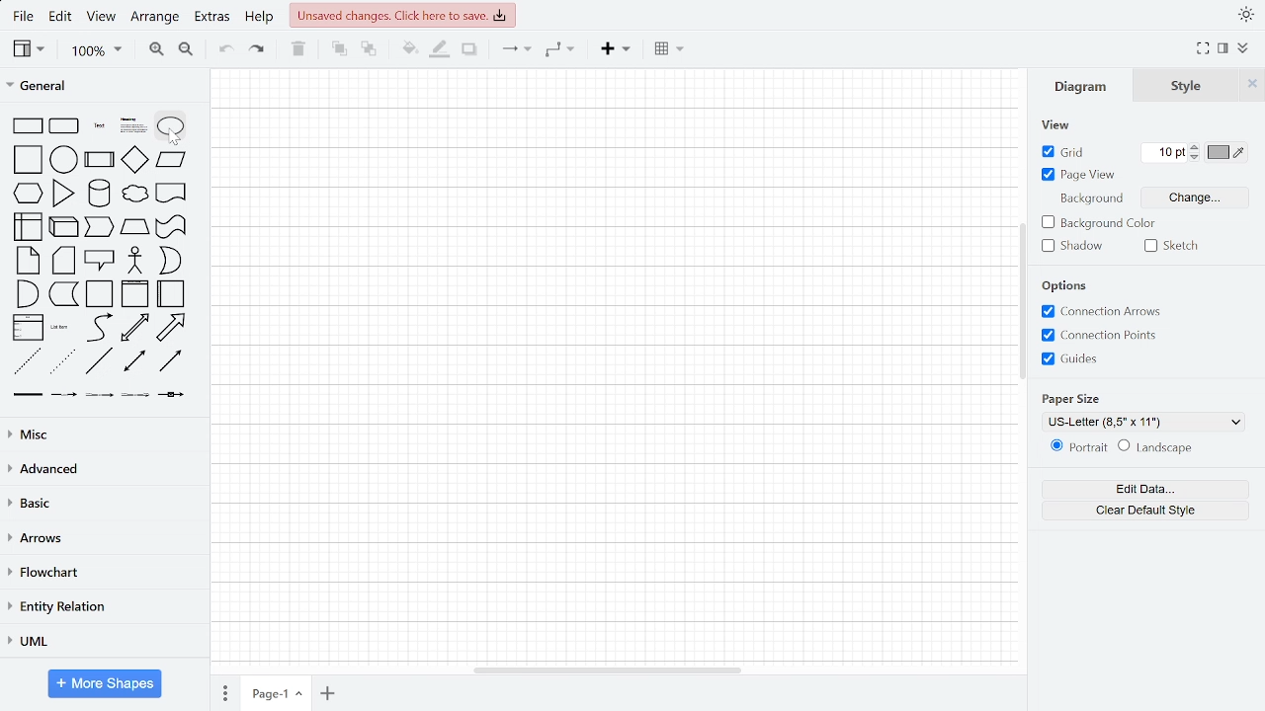 The height and width of the screenshot is (711, 1265). Describe the element at coordinates (63, 161) in the screenshot. I see `circle` at that location.